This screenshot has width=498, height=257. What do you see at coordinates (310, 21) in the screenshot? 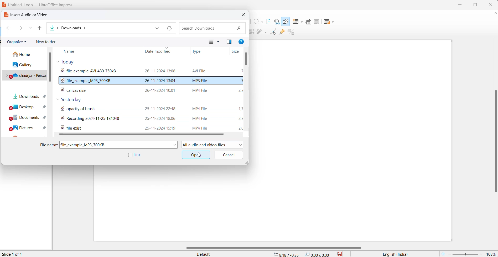
I see `duplicate slide` at bounding box center [310, 21].